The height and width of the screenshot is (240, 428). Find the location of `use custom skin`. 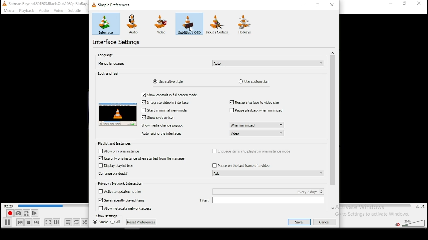

use custom skin is located at coordinates (254, 81).